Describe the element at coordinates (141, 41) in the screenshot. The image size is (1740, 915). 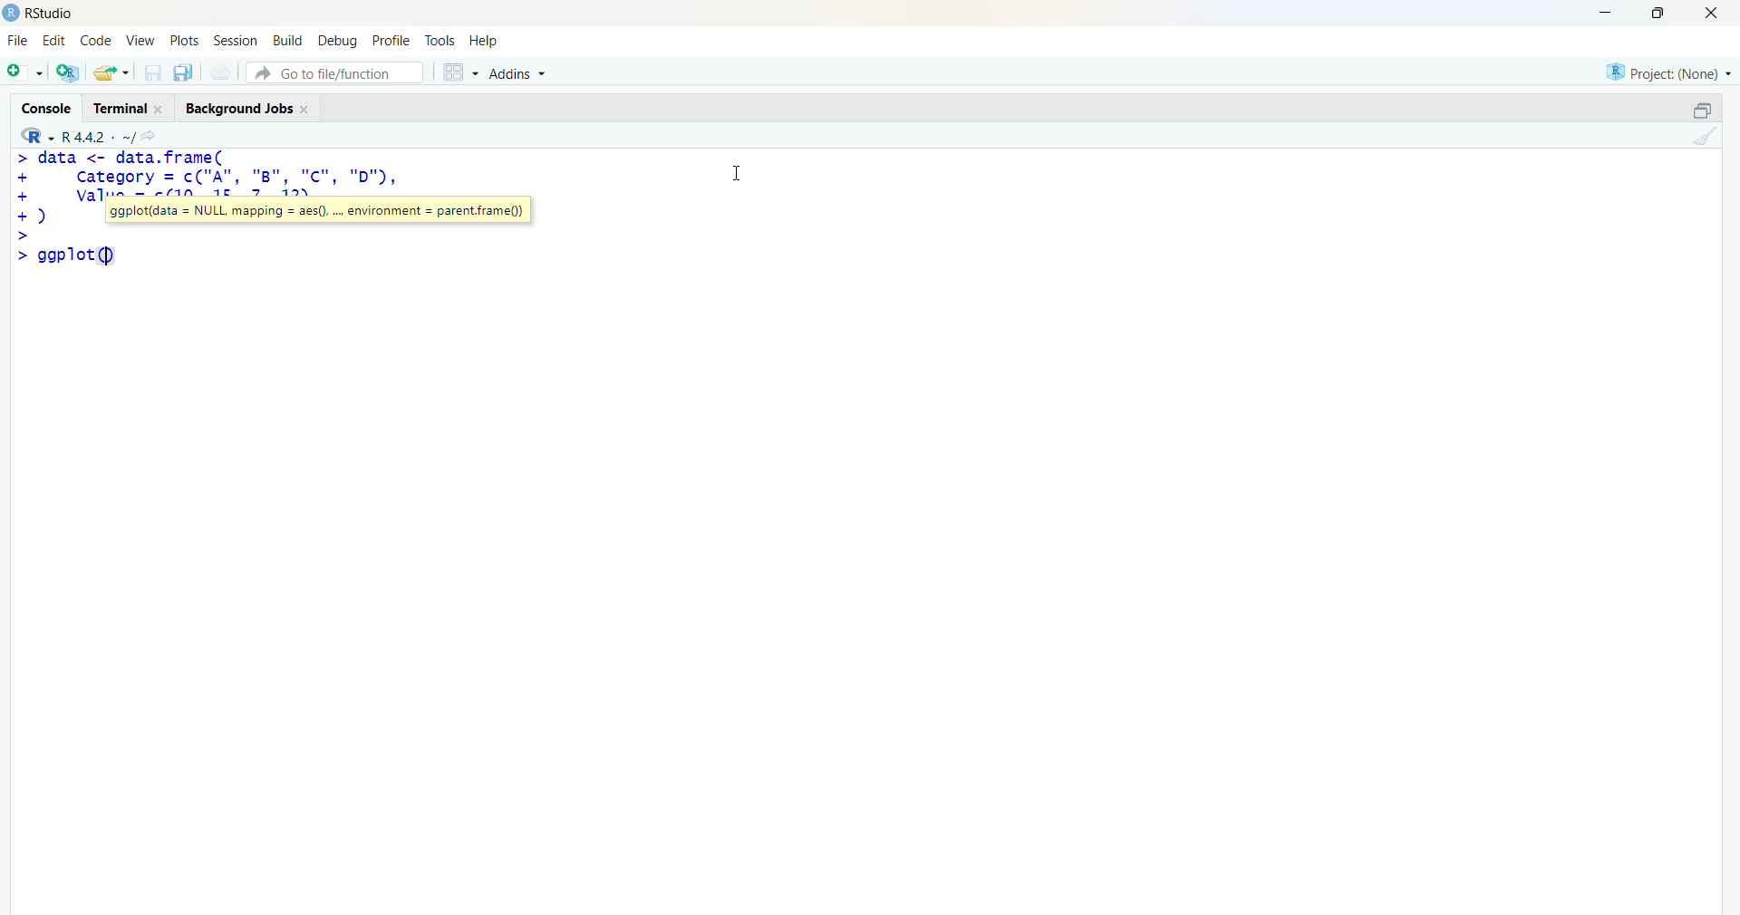
I see `View` at that location.